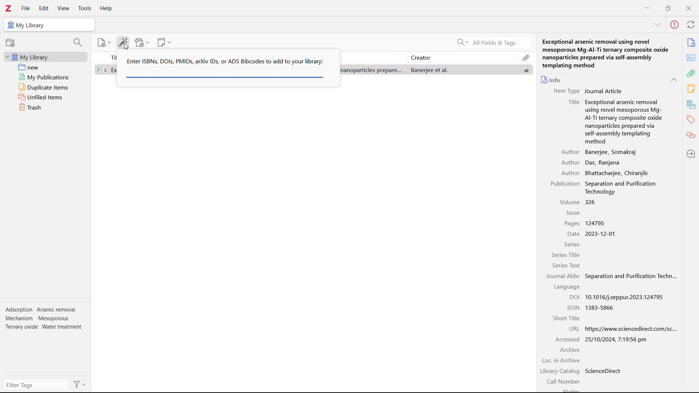 This screenshot has height=393, width=699. Describe the element at coordinates (105, 43) in the screenshot. I see `add item` at that location.